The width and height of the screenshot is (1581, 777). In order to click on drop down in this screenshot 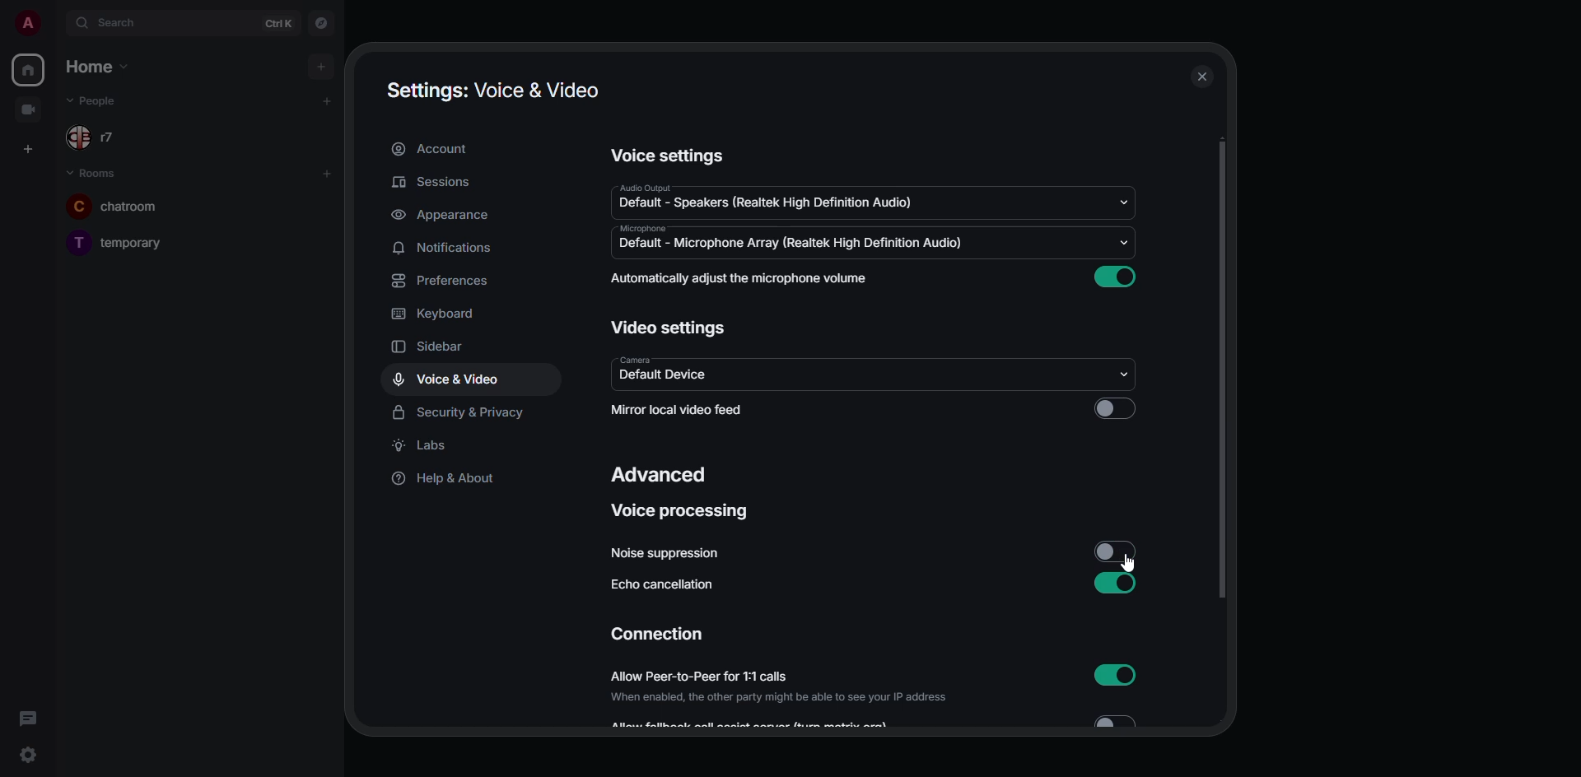, I will do `click(1126, 375)`.